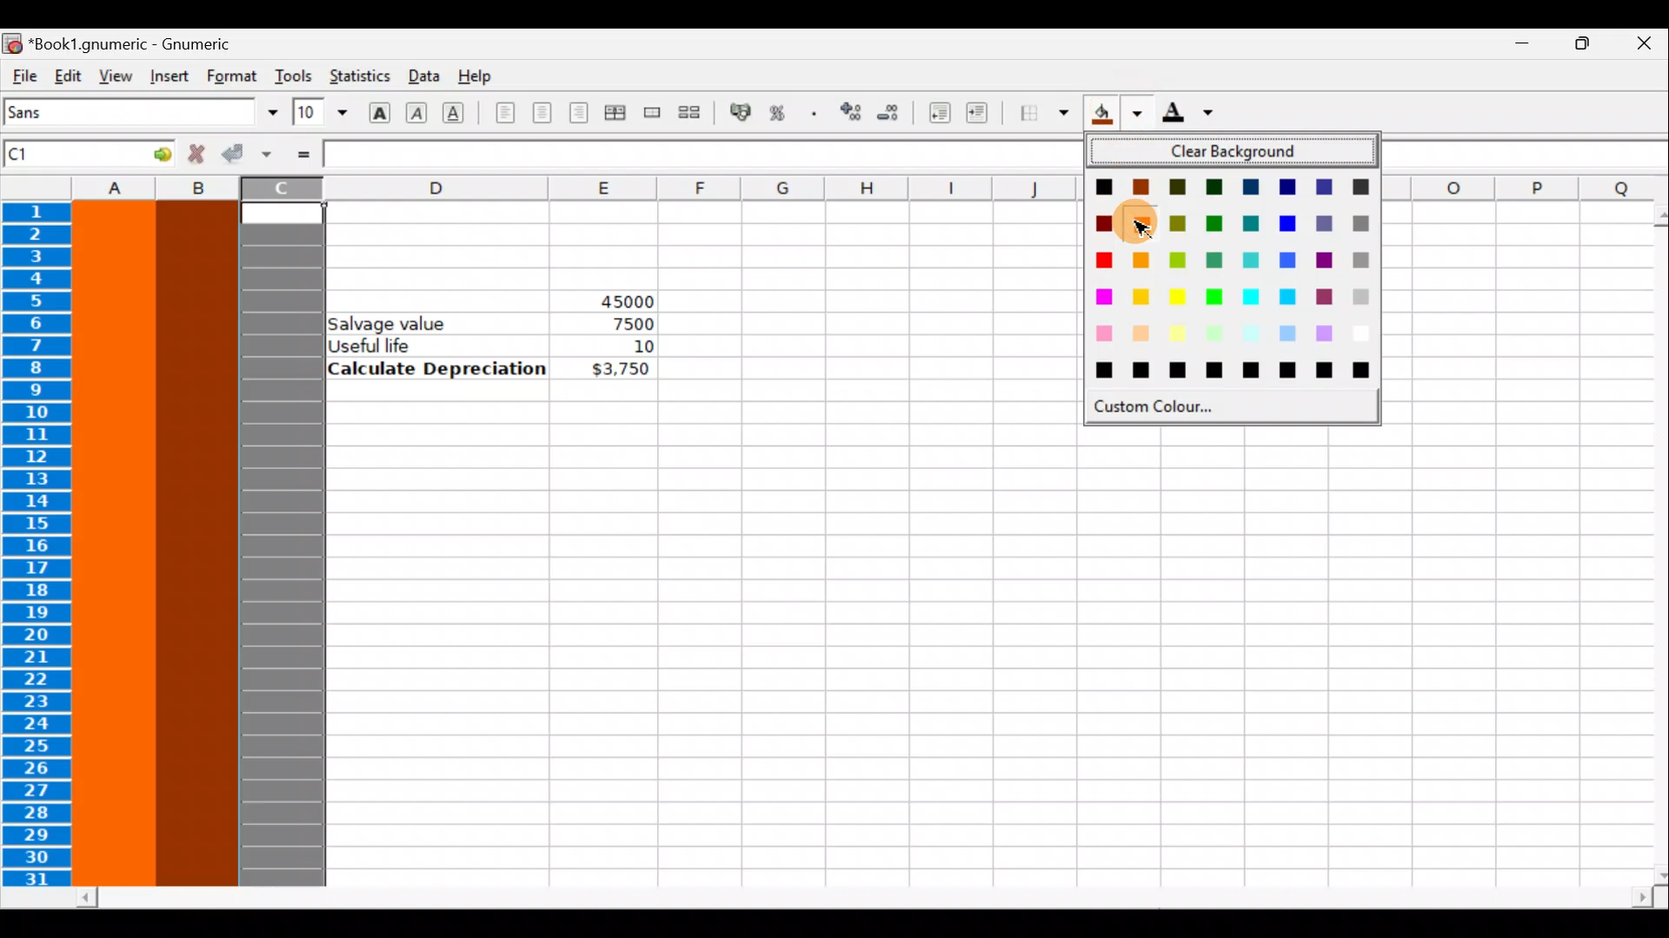 The width and height of the screenshot is (1669, 938). What do you see at coordinates (62, 156) in the screenshot?
I see `Cell name C1` at bounding box center [62, 156].